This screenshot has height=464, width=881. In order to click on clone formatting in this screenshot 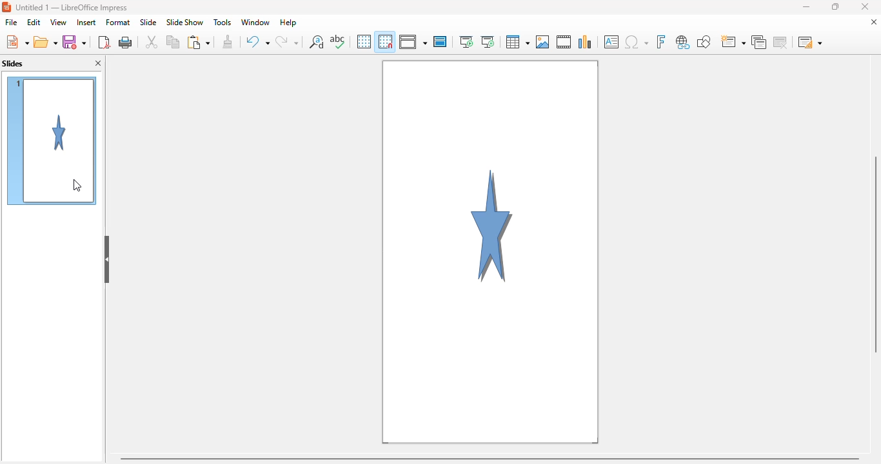, I will do `click(228, 42)`.